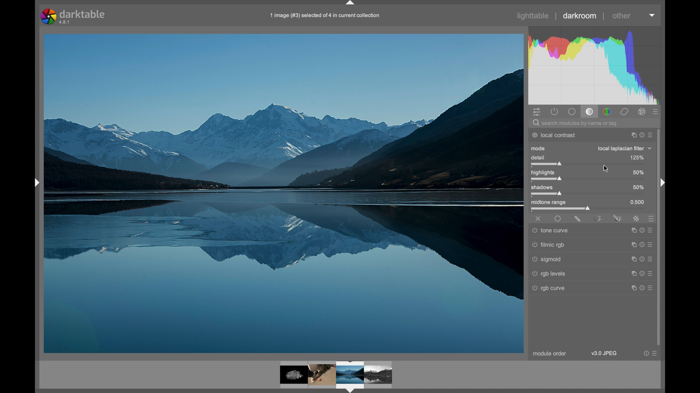 The width and height of the screenshot is (700, 393). Describe the element at coordinates (638, 188) in the screenshot. I see `50%` at that location.